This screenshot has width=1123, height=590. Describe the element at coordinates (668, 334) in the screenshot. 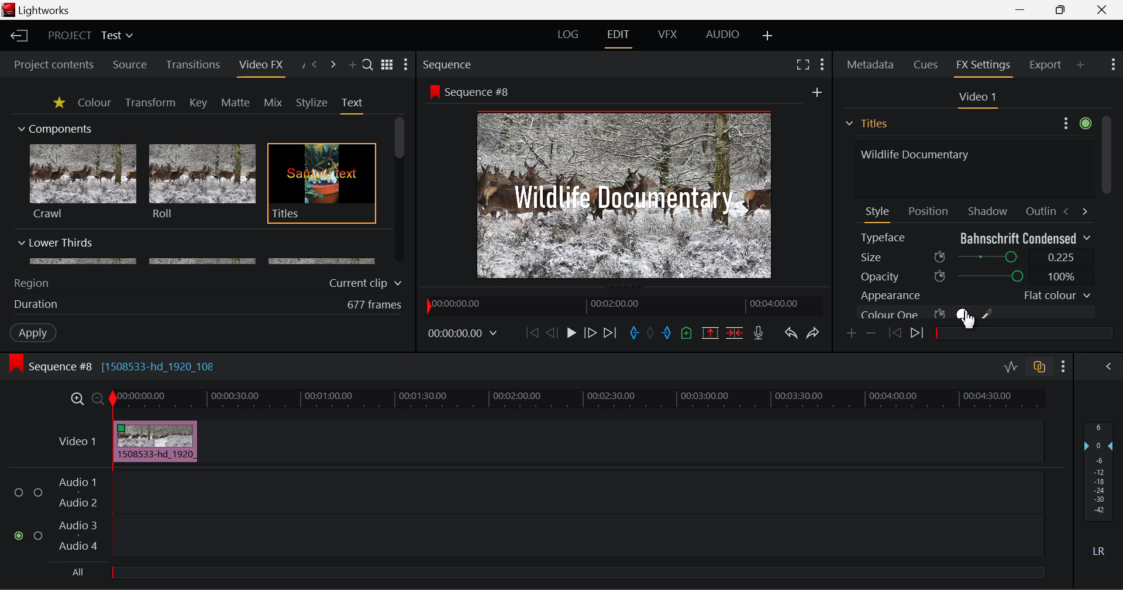

I see `Mark Out` at that location.